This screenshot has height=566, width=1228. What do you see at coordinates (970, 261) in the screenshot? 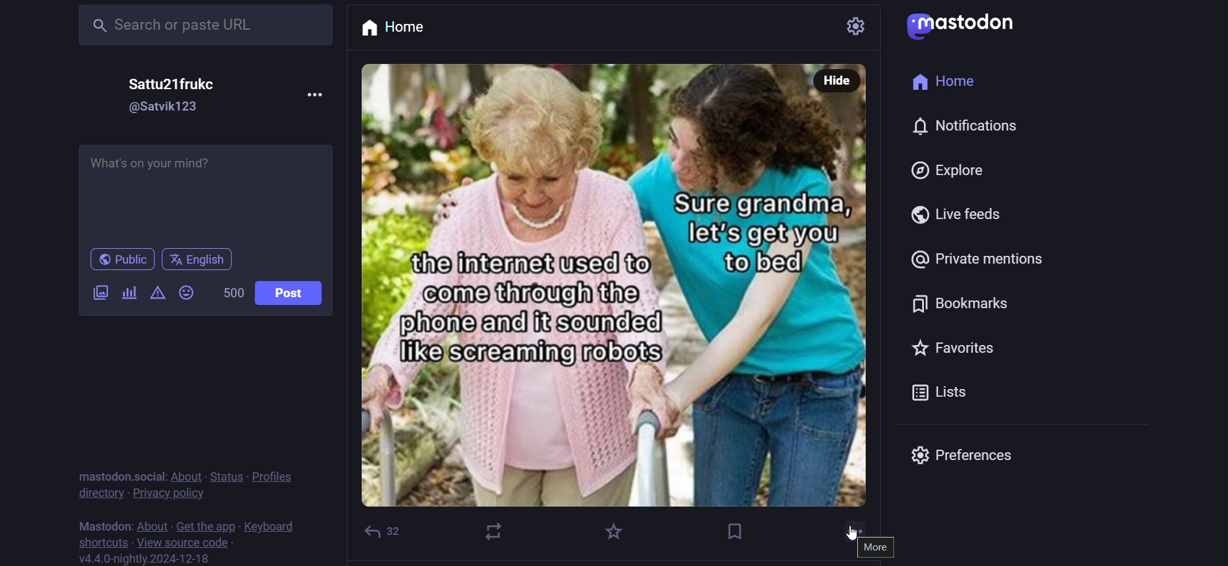
I see `private mention` at bounding box center [970, 261].